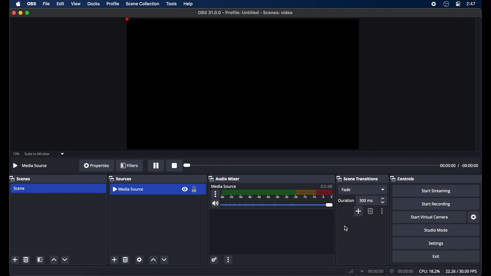 The height and width of the screenshot is (276, 491). Describe the element at coordinates (139, 259) in the screenshot. I see `settings` at that location.